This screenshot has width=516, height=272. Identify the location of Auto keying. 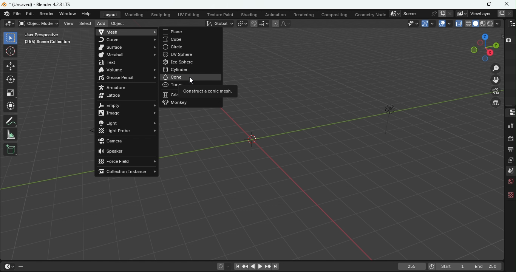
(220, 266).